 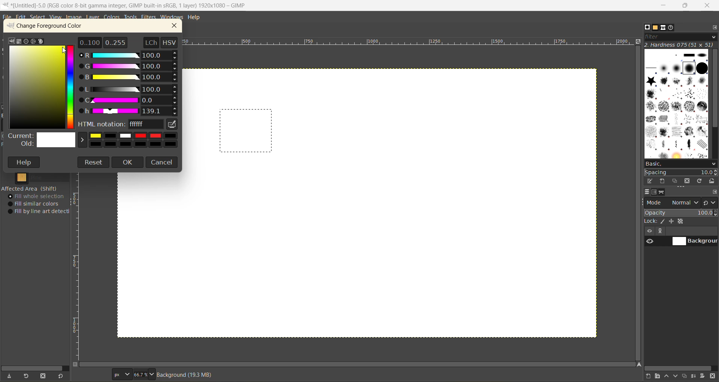 What do you see at coordinates (649, 242) in the screenshot?
I see `preview` at bounding box center [649, 242].